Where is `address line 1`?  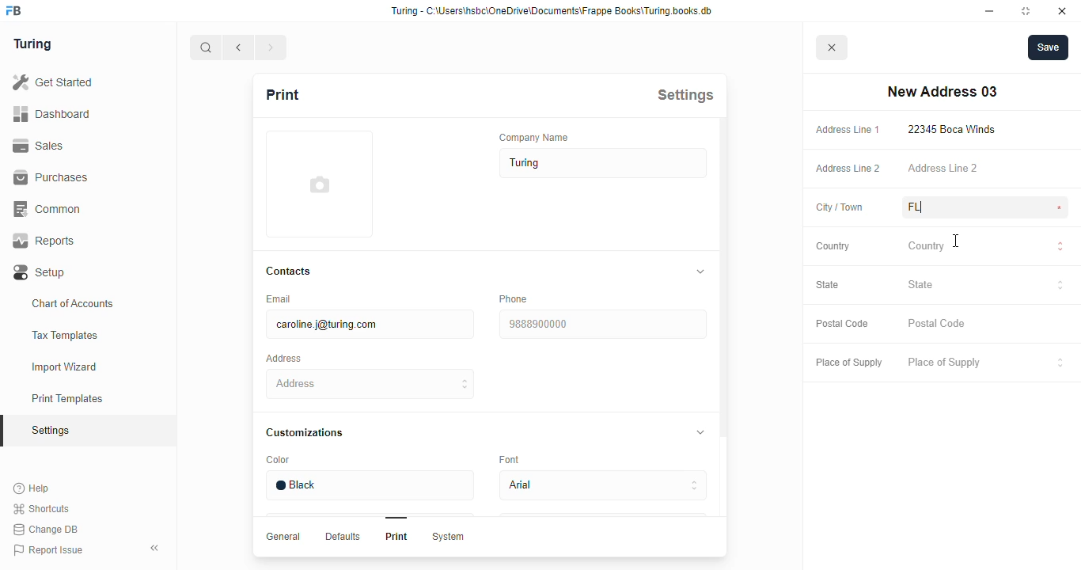 address line 1 is located at coordinates (848, 130).